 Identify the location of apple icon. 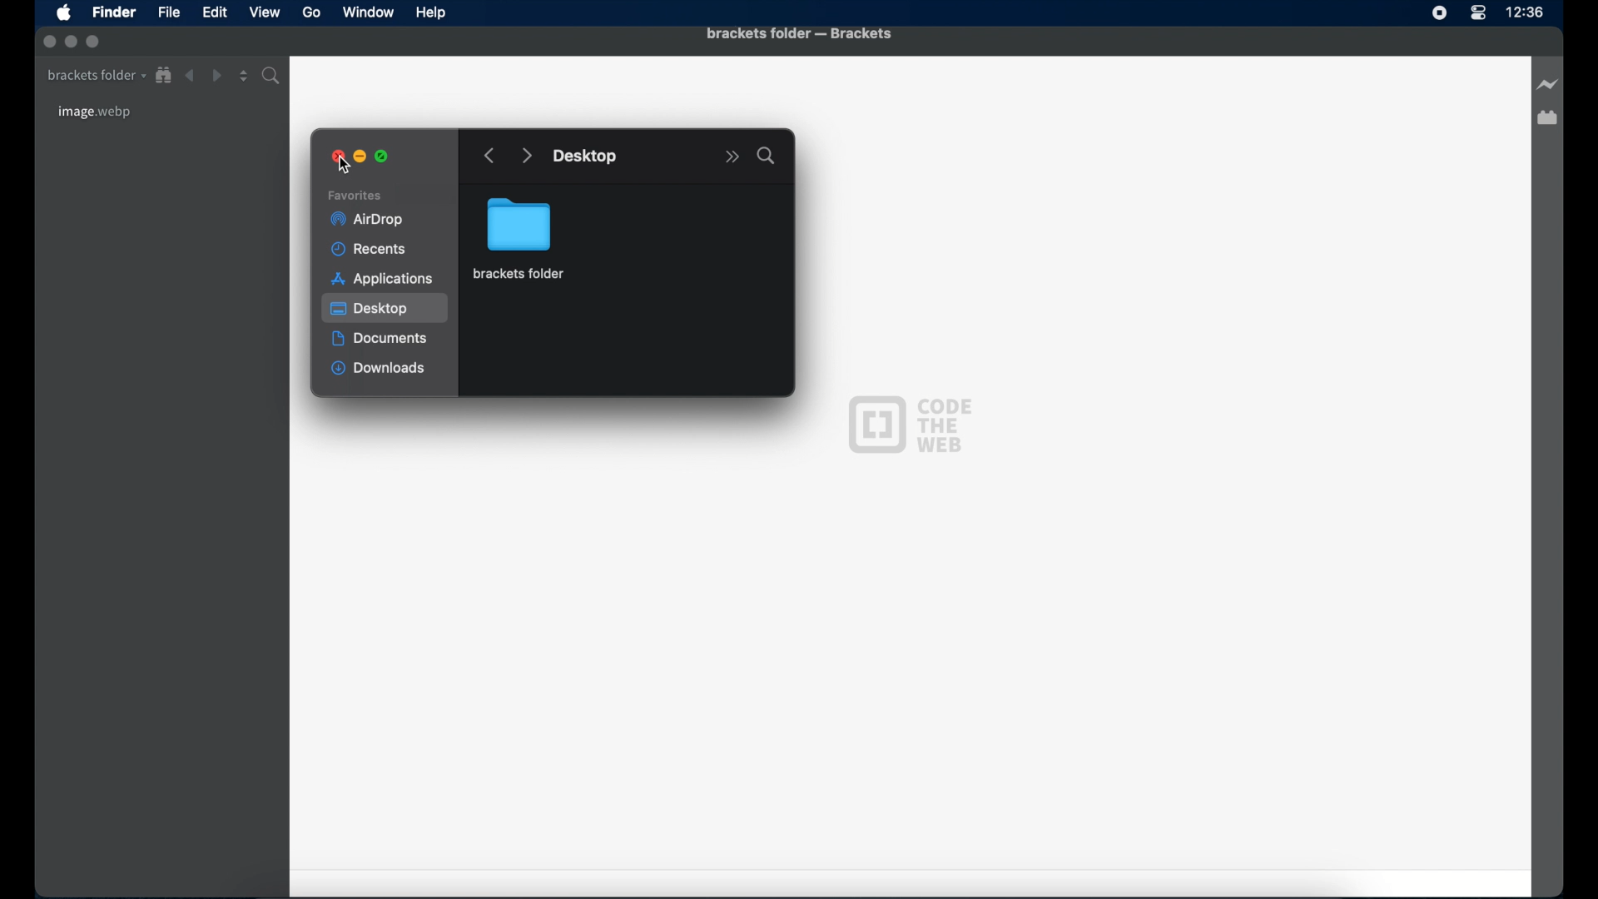
(64, 14).